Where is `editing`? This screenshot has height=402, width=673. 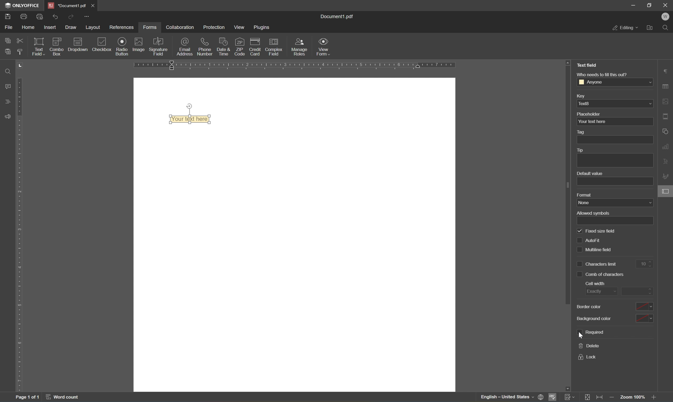 editing is located at coordinates (625, 28).